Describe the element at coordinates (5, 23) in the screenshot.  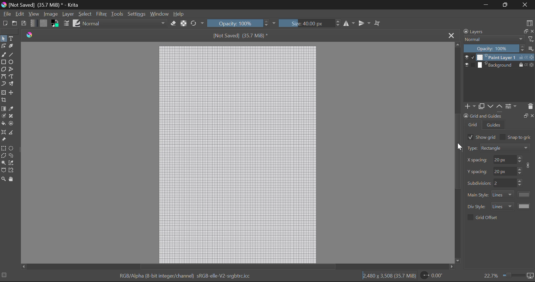
I see `New` at that location.